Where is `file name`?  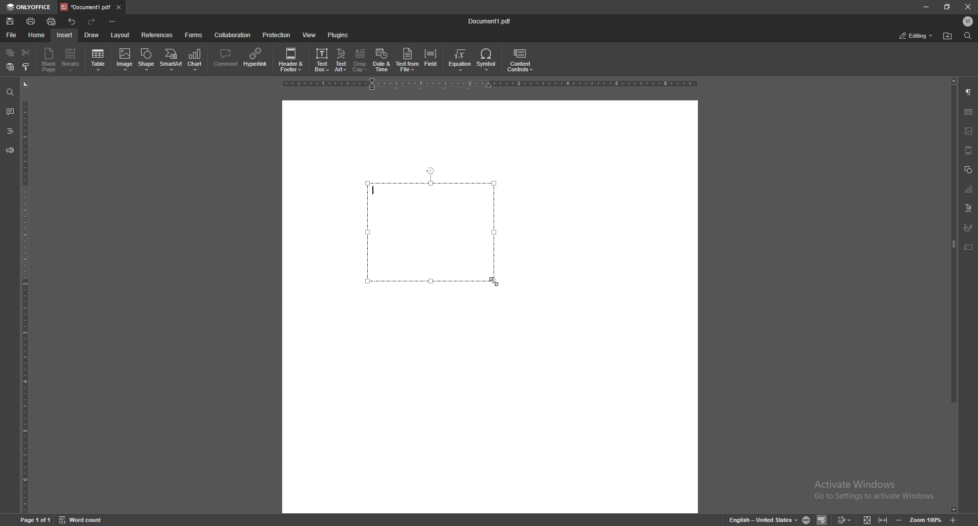 file name is located at coordinates (491, 20).